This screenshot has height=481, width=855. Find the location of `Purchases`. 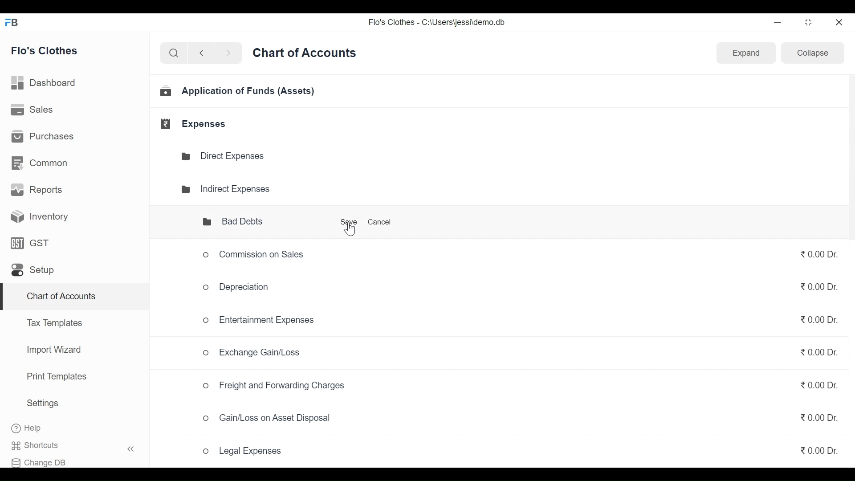

Purchases is located at coordinates (45, 138).